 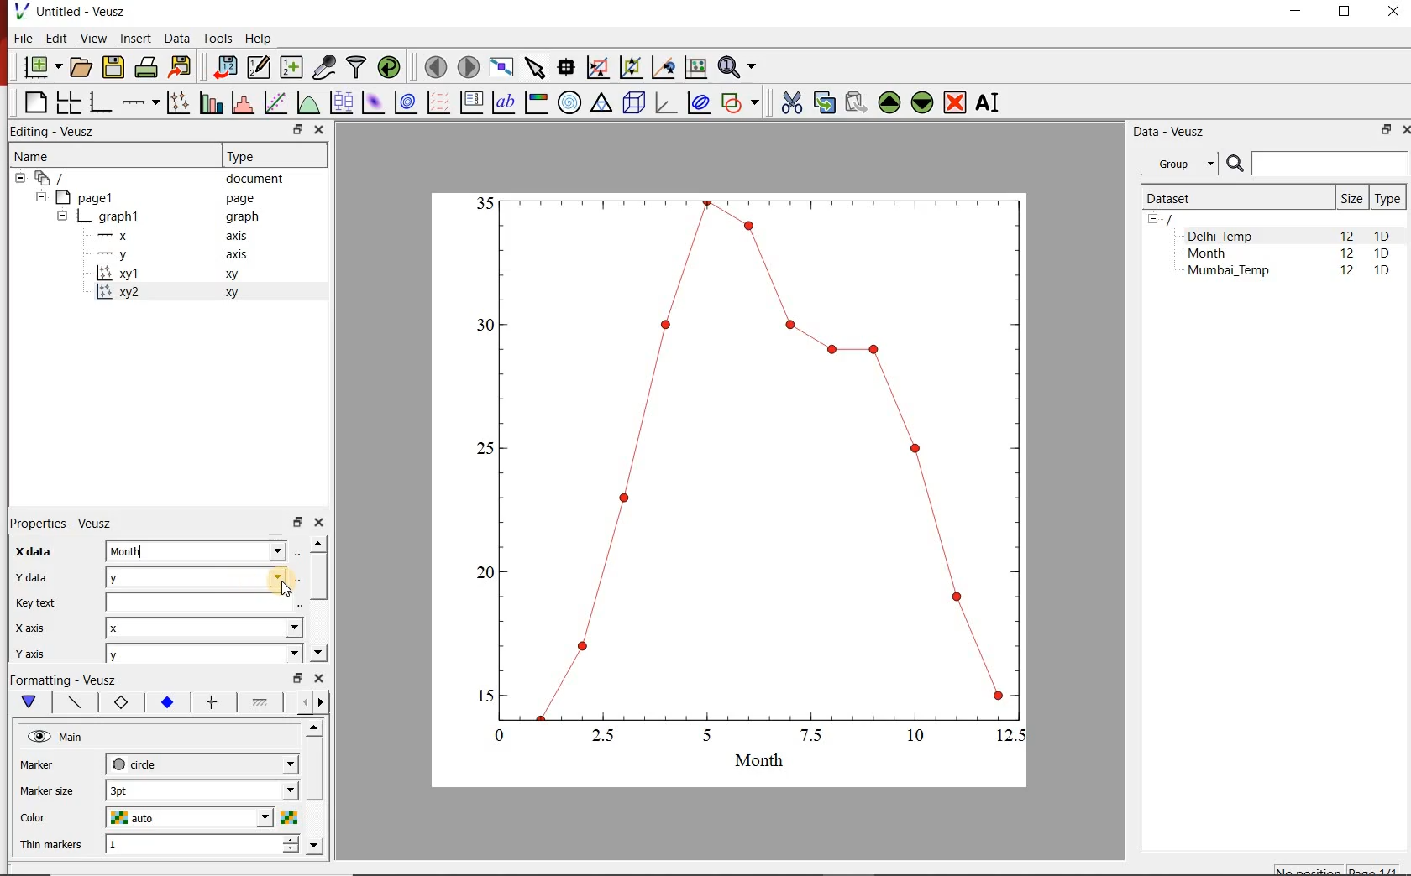 I want to click on edit and enter new datasets, so click(x=258, y=67).